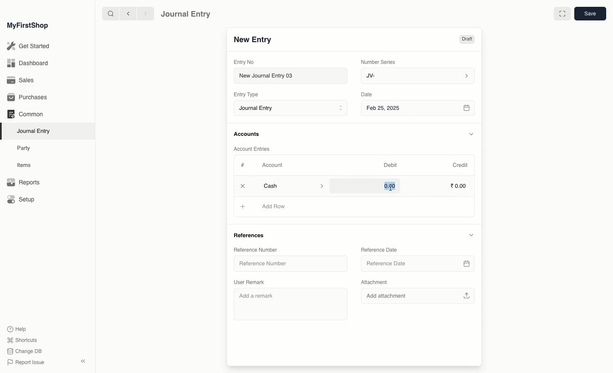  What do you see at coordinates (367, 95) in the screenshot?
I see `Date` at bounding box center [367, 95].